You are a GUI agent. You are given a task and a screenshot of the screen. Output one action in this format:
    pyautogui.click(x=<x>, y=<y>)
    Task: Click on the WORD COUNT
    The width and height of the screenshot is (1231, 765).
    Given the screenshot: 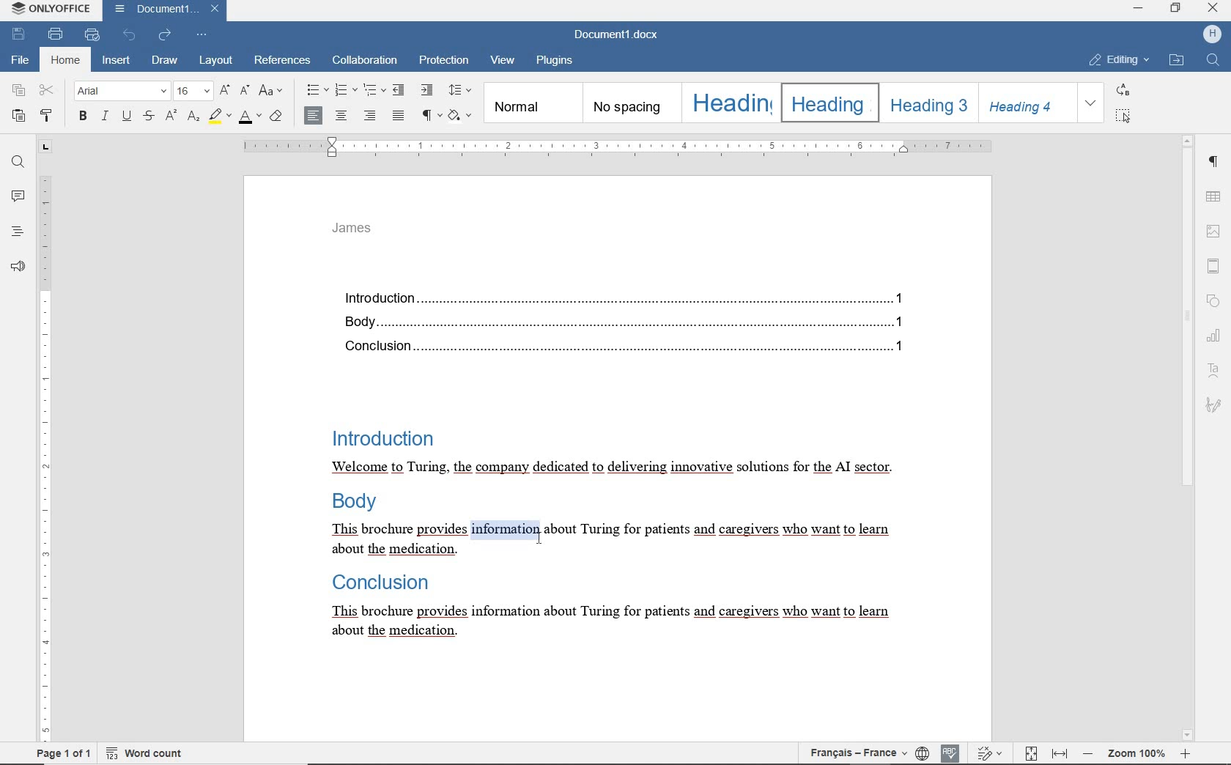 What is the action you would take?
    pyautogui.click(x=144, y=753)
    